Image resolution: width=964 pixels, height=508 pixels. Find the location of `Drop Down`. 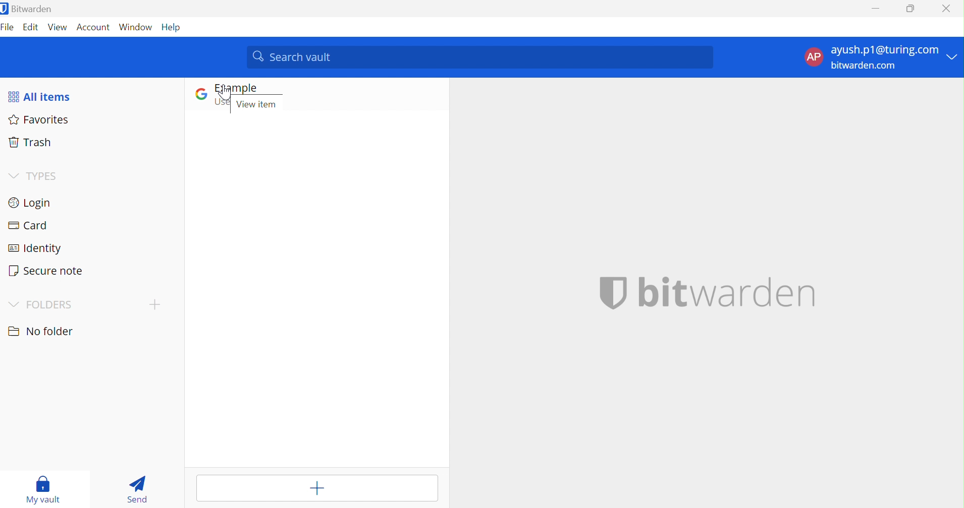

Drop Down is located at coordinates (13, 174).